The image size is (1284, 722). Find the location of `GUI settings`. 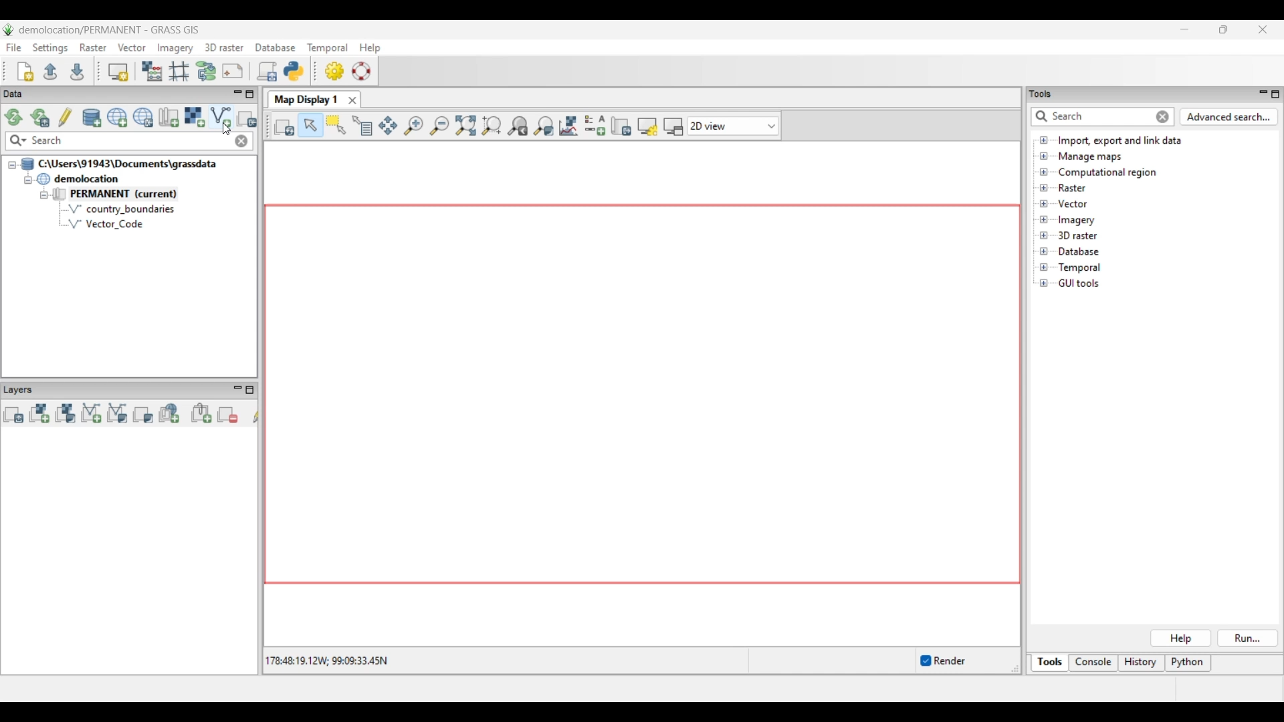

GUI settings is located at coordinates (335, 71).